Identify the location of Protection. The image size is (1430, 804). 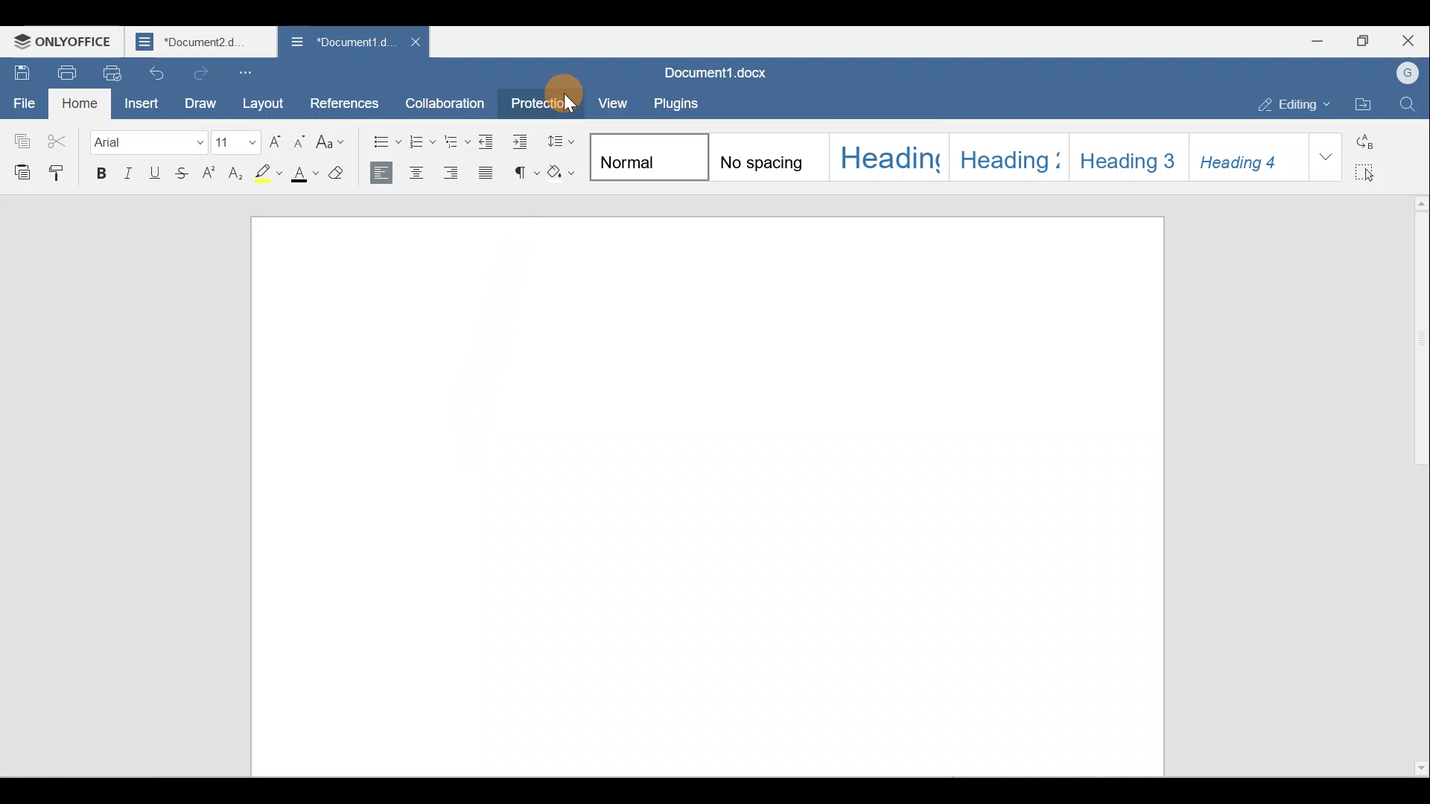
(541, 104).